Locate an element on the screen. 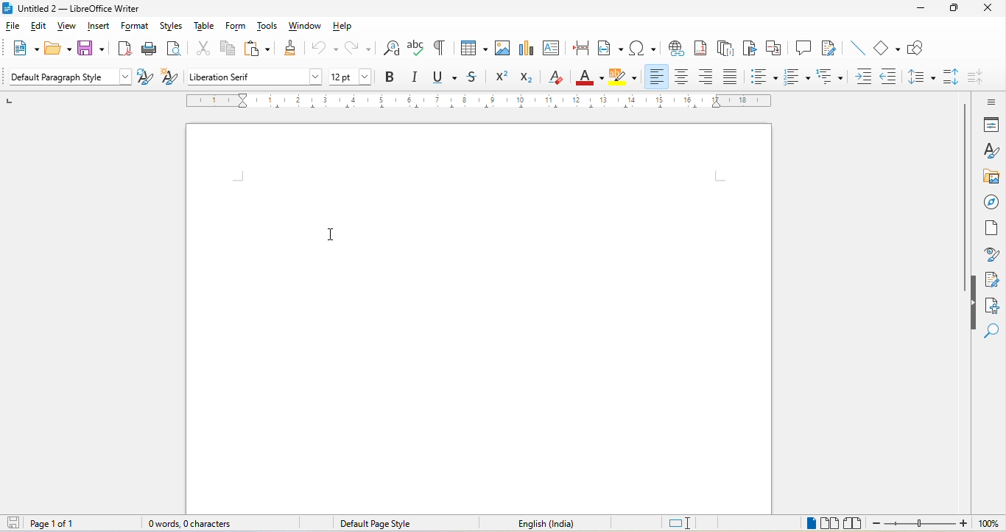  text box is located at coordinates (555, 48).